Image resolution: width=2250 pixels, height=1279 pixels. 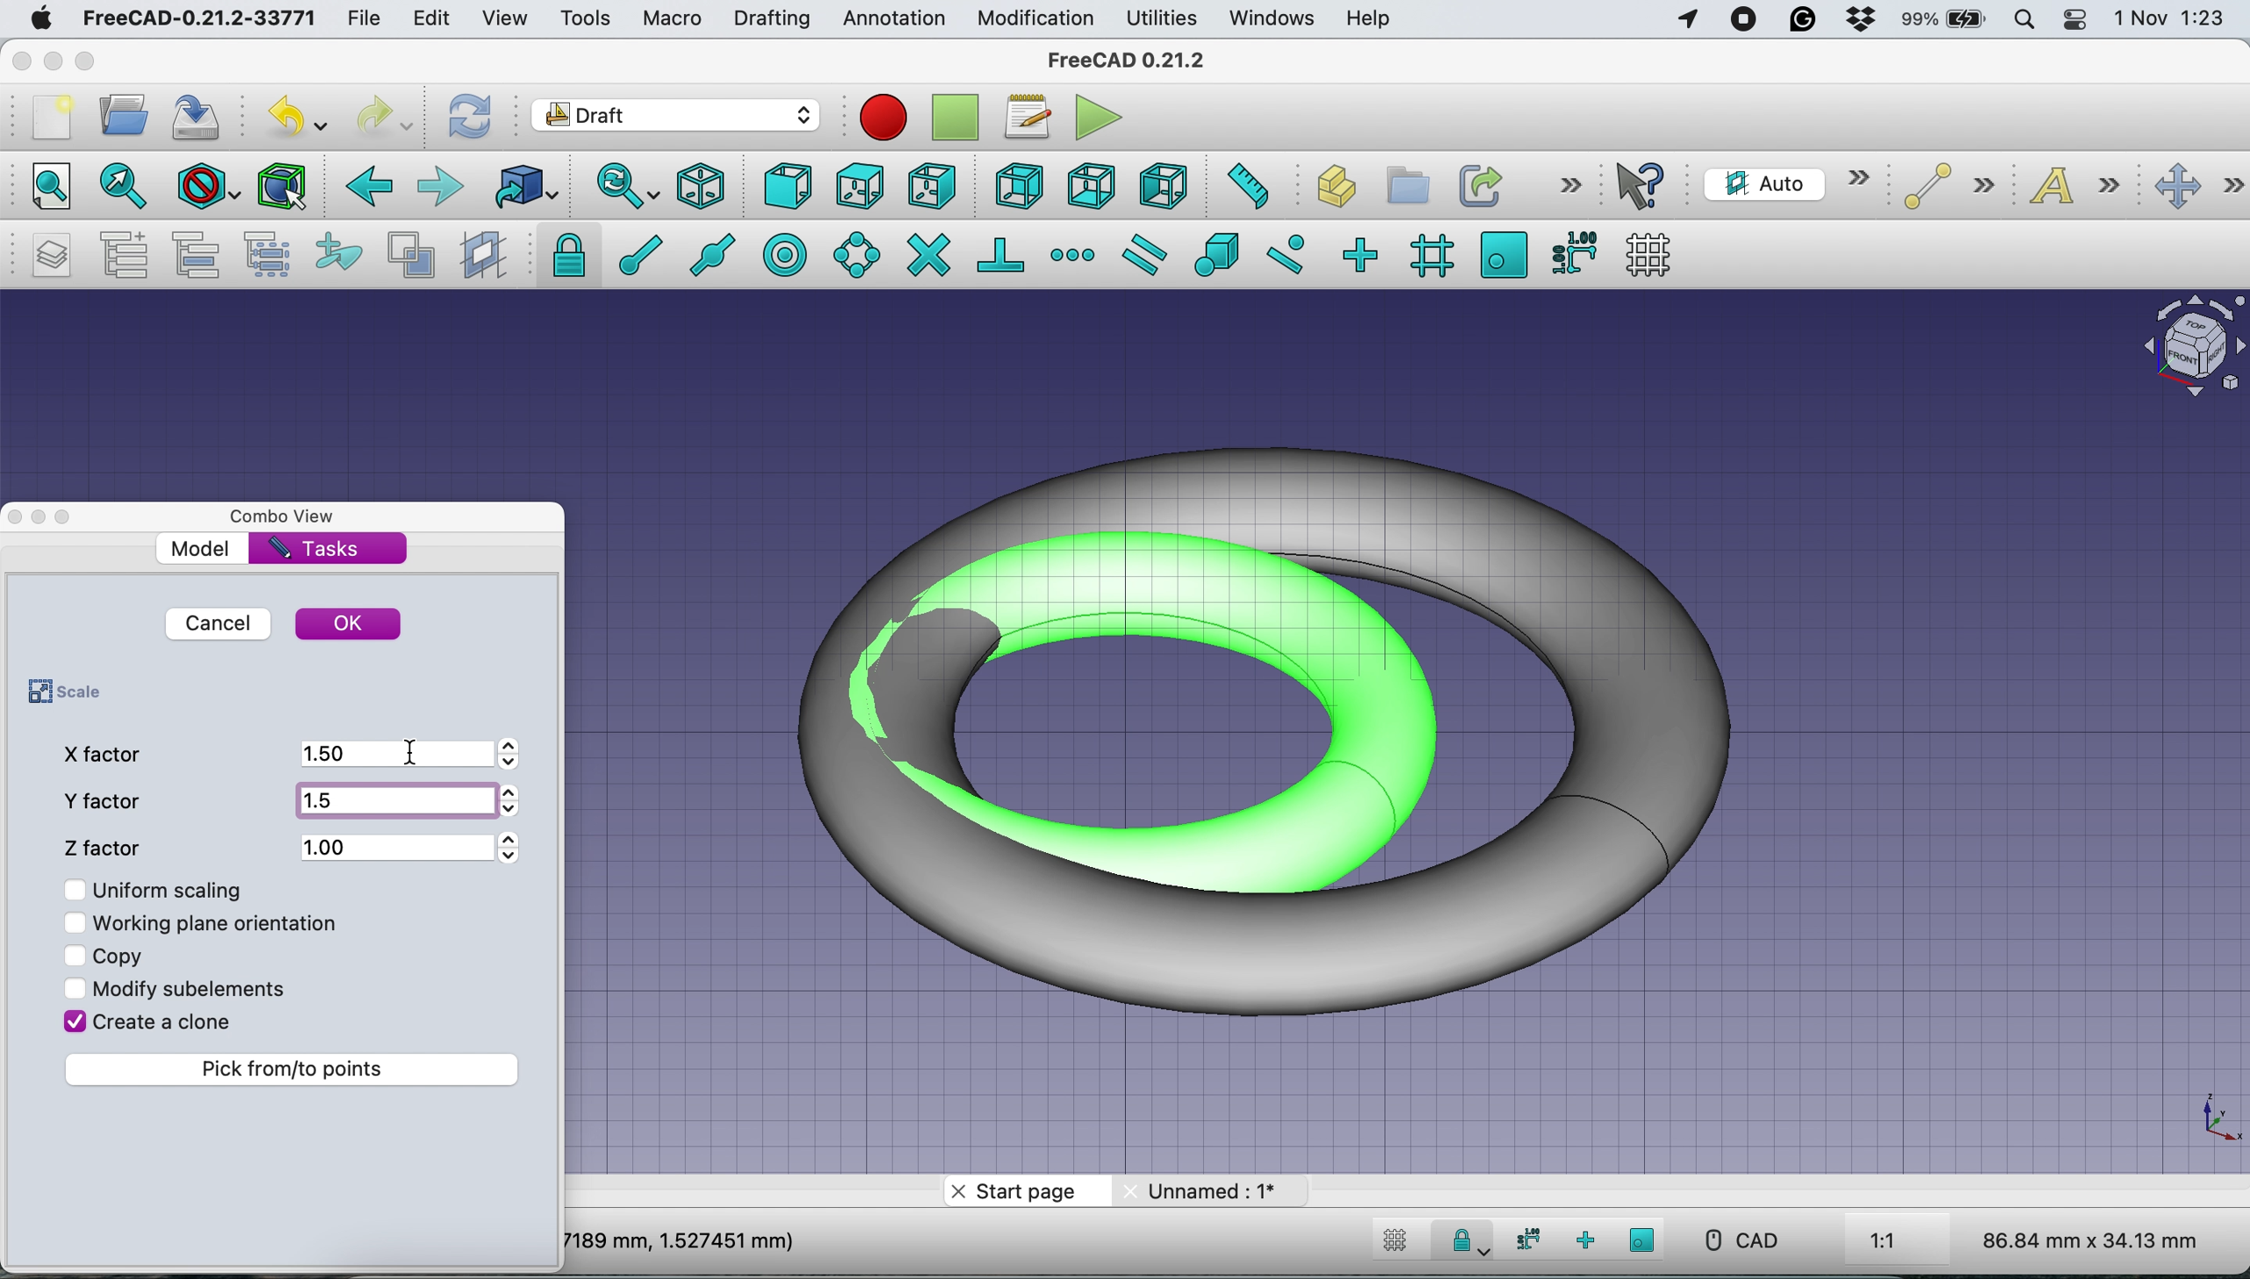 What do you see at coordinates (76, 923) in the screenshot?
I see `Checkbox` at bounding box center [76, 923].